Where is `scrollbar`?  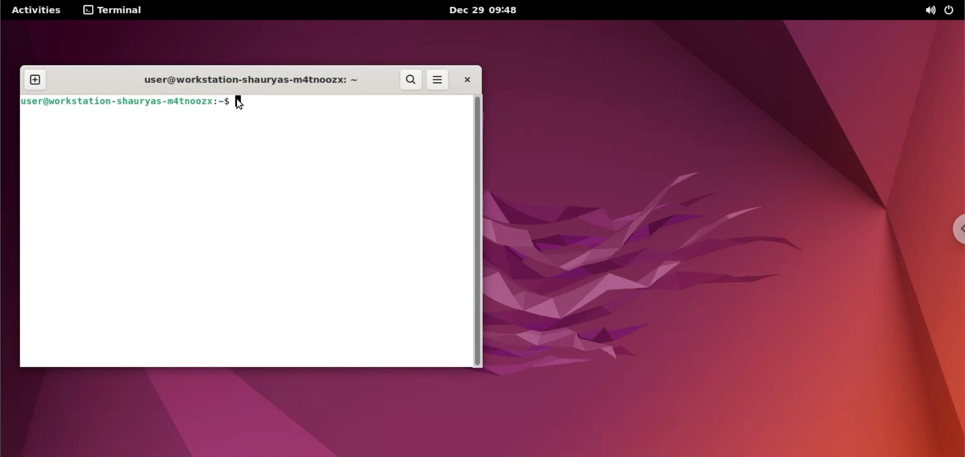
scrollbar is located at coordinates (480, 231).